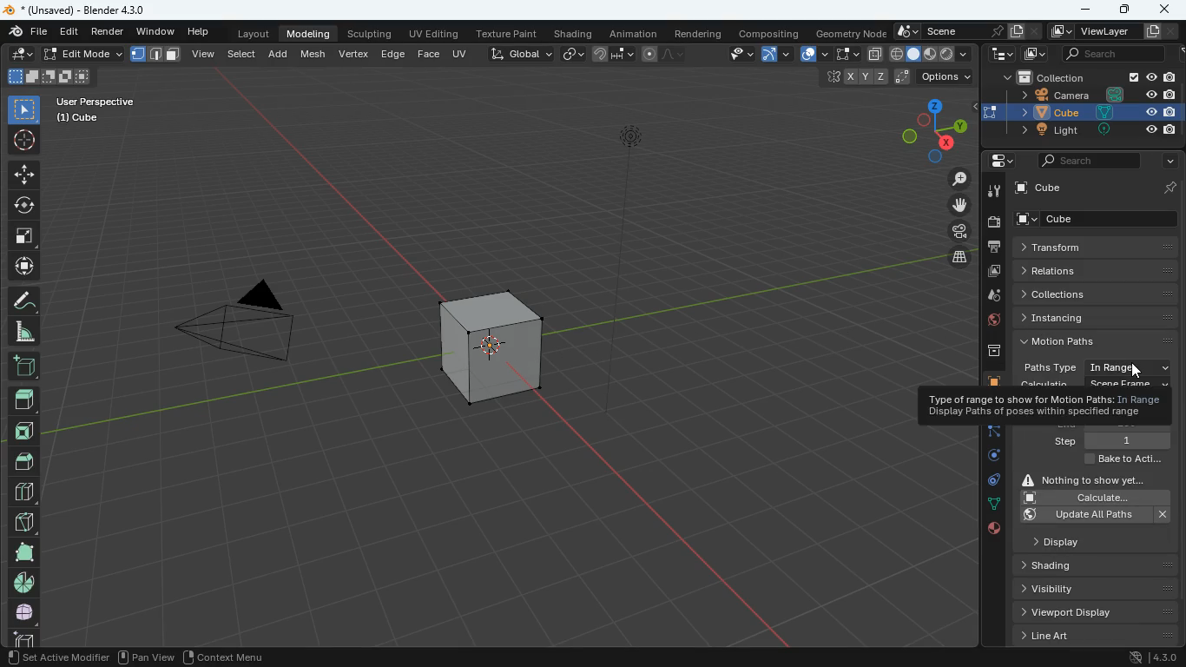  I want to click on globe, so click(990, 322).